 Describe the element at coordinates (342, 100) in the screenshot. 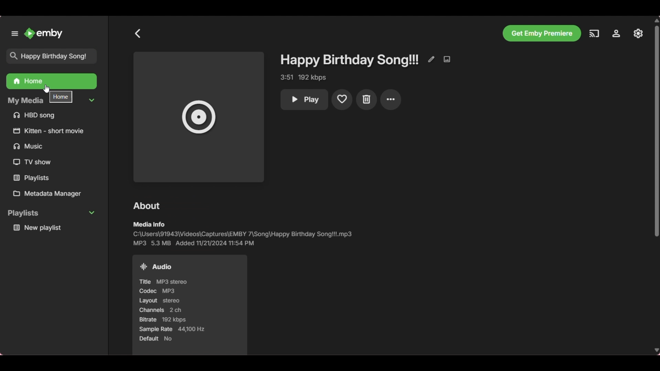

I see `Add to favorite` at that location.